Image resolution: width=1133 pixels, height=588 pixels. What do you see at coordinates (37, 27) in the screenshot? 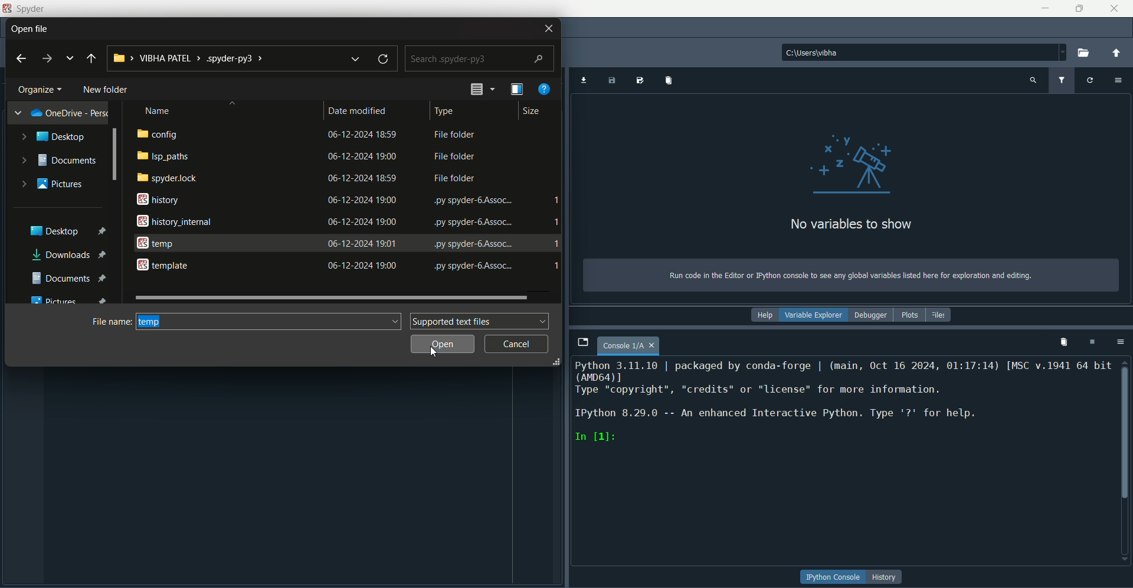
I see `open file` at bounding box center [37, 27].